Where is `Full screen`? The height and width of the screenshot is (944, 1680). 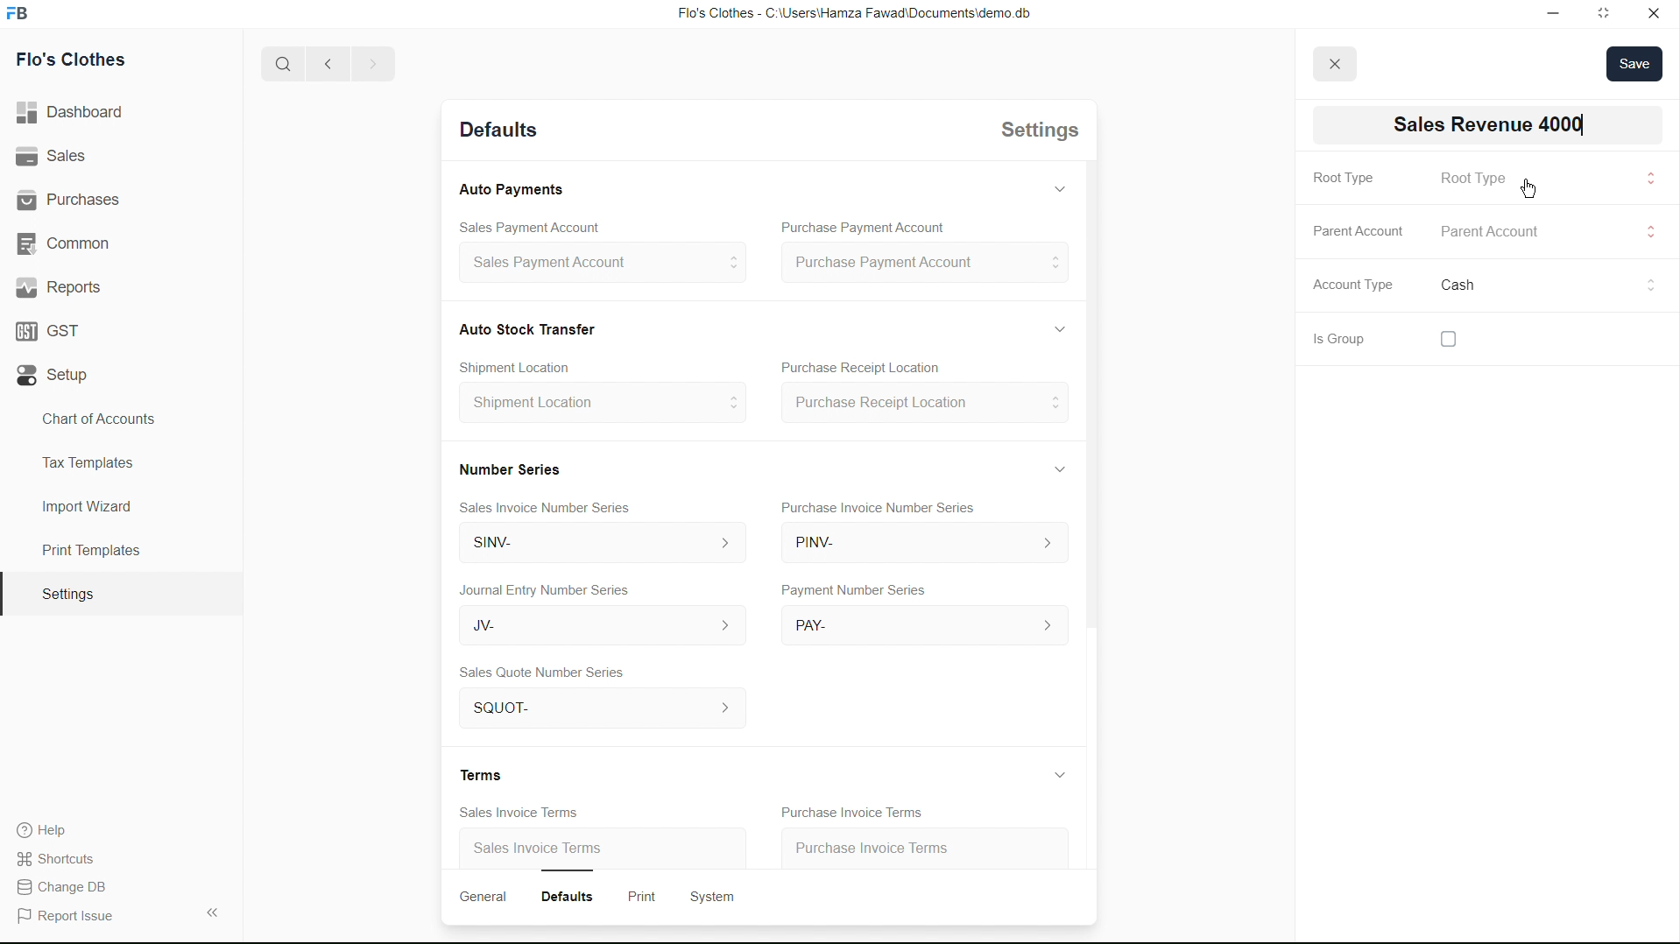
Full screen is located at coordinates (1605, 15).